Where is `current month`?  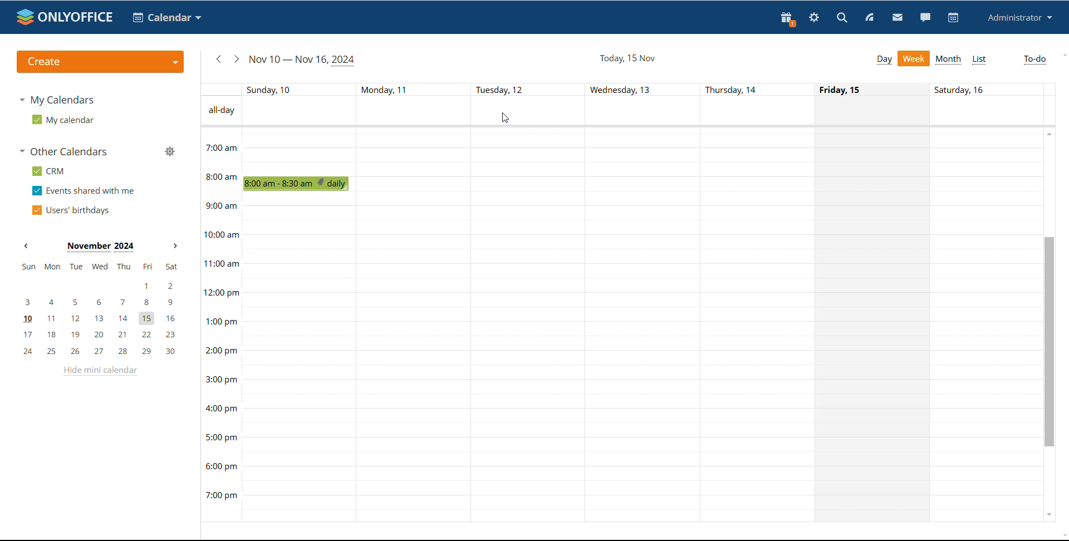 current month is located at coordinates (100, 247).